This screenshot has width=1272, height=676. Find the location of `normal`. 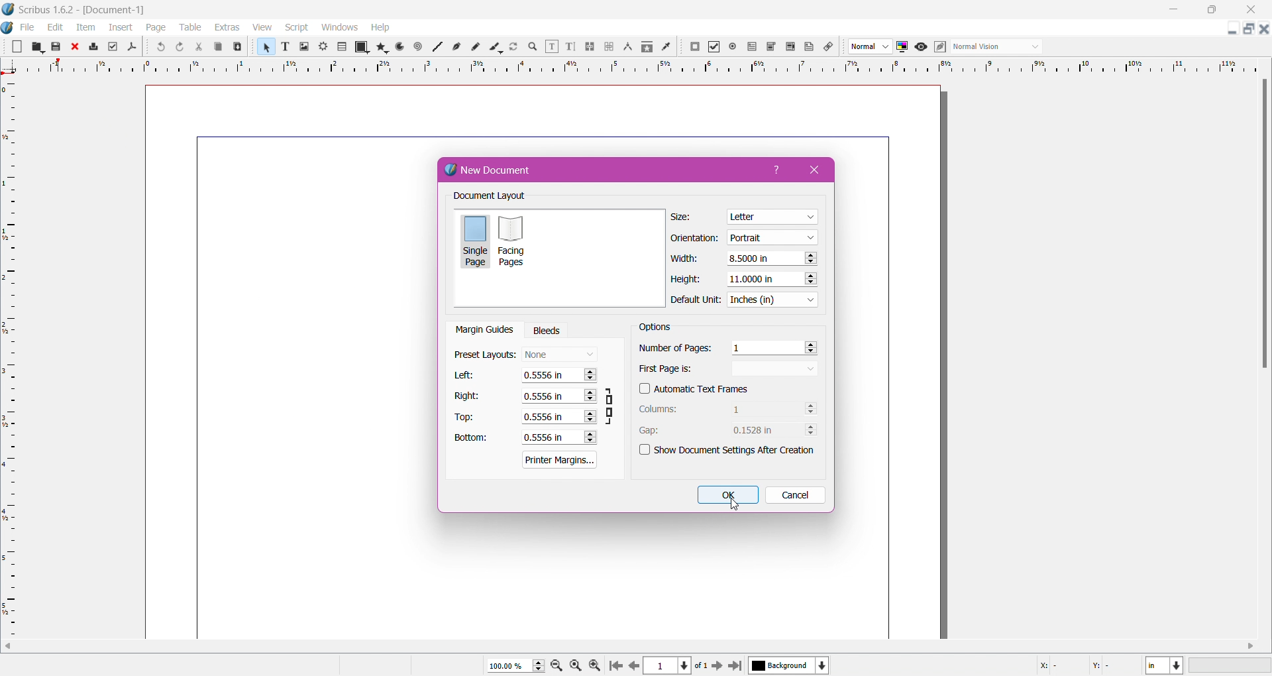

normal is located at coordinates (987, 48).